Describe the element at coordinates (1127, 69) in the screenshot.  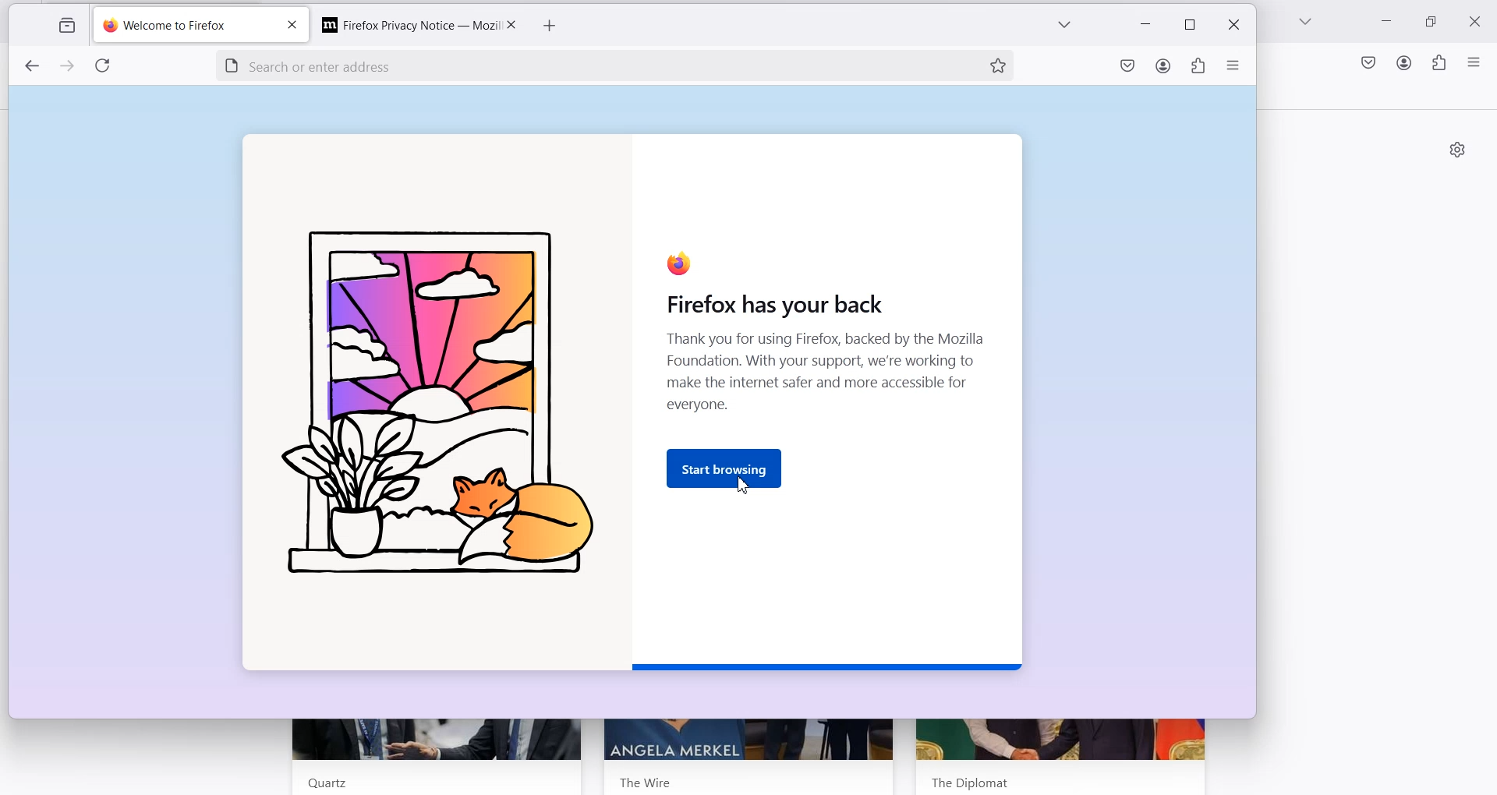
I see `save to pocket` at that location.